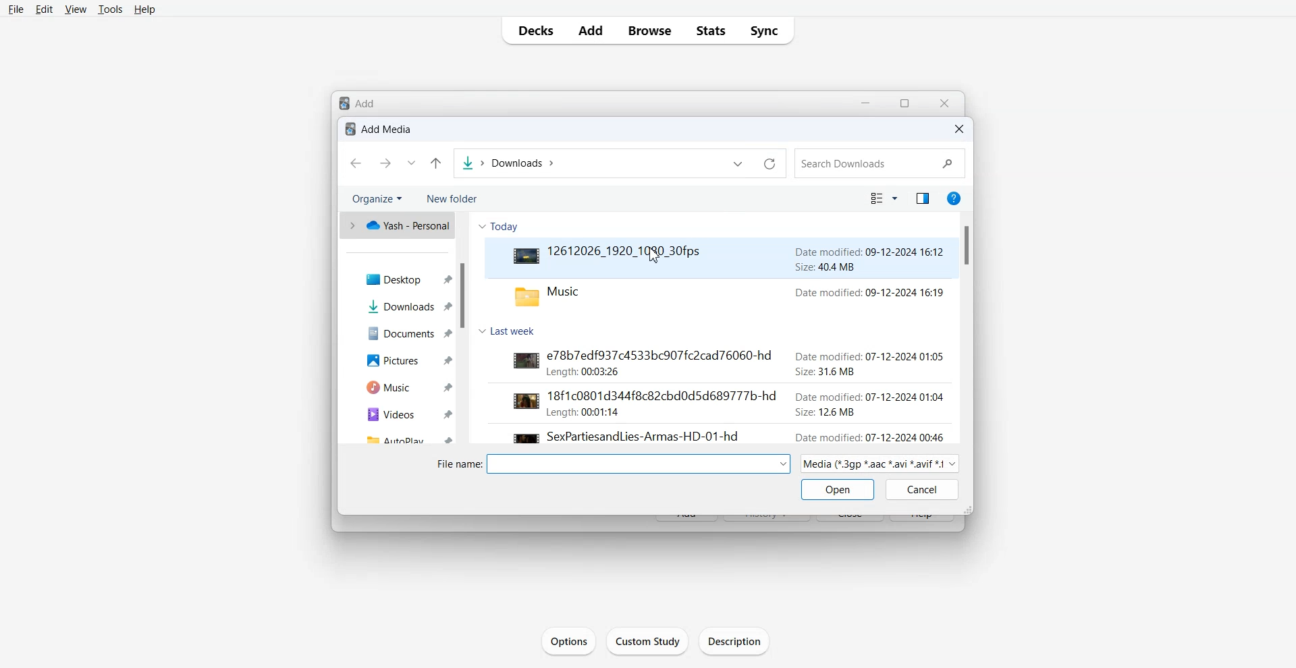  Describe the element at coordinates (837, 491) in the screenshot. I see `Open` at that location.